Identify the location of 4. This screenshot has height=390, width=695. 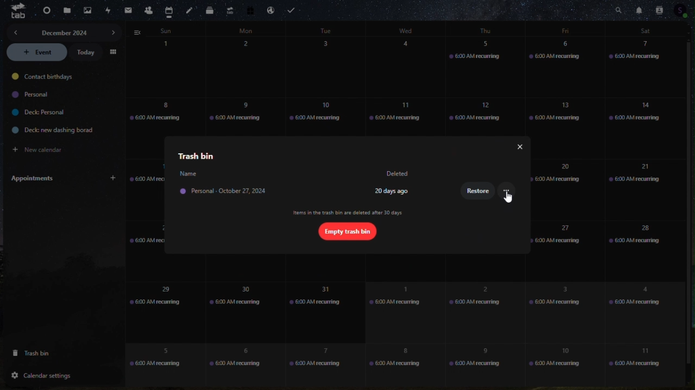
(412, 67).